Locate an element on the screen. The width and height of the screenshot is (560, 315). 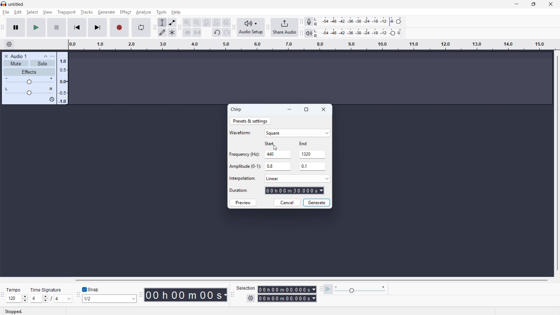
Waveform is located at coordinates (239, 133).